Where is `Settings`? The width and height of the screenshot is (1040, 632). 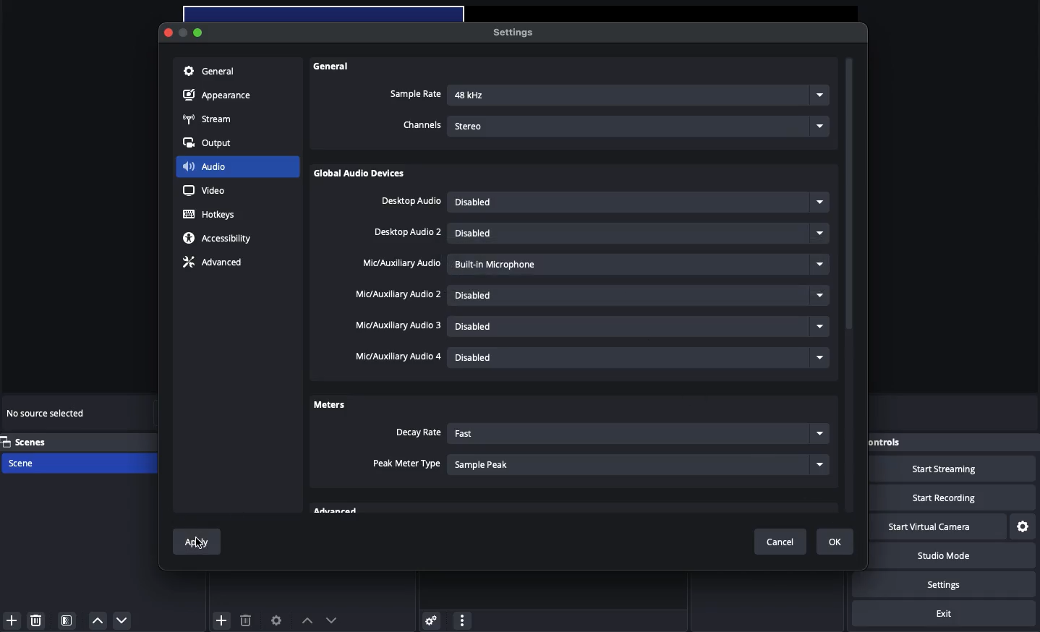 Settings is located at coordinates (1023, 527).